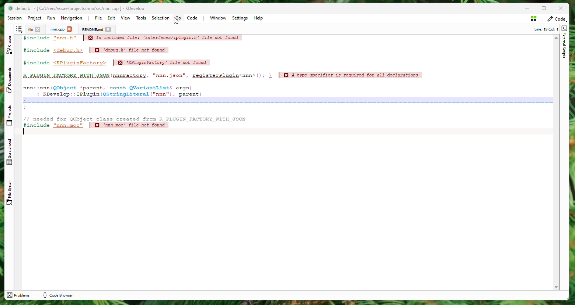  I want to click on File, so click(98, 18).